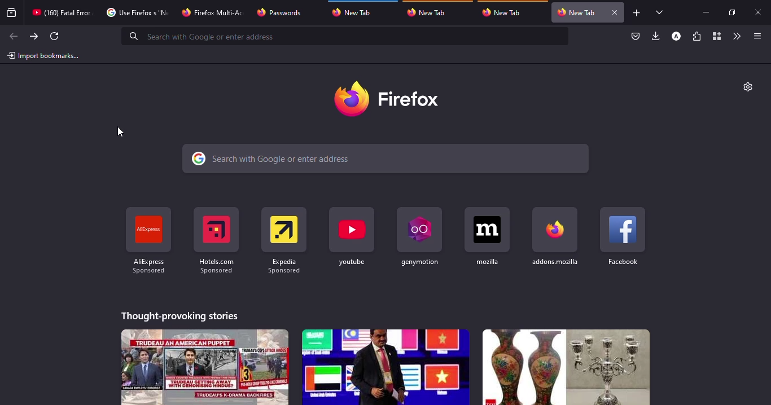 The width and height of the screenshot is (771, 405). I want to click on downloads, so click(656, 36).